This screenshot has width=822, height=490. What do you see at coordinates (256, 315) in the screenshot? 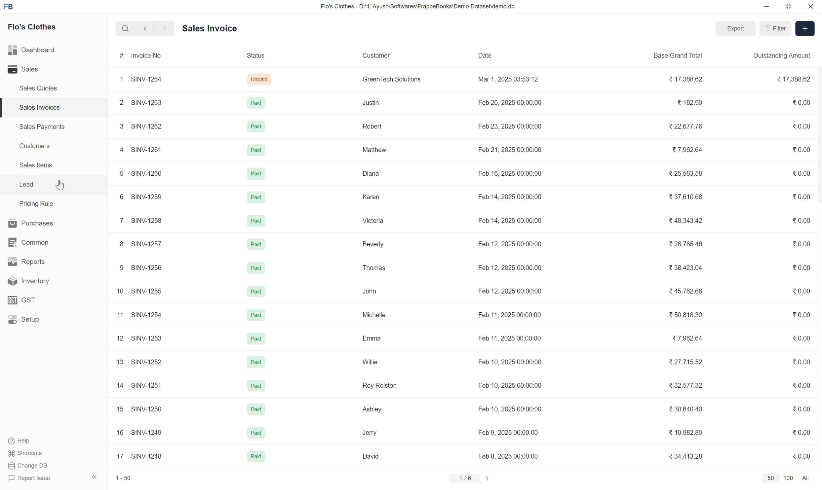
I see `Paid` at bounding box center [256, 315].